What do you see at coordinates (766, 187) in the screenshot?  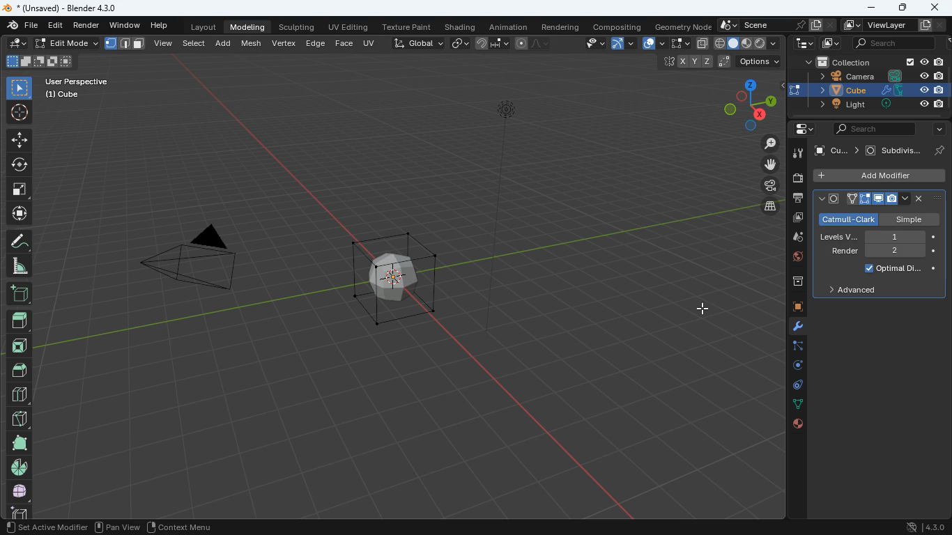 I see `film` at bounding box center [766, 187].